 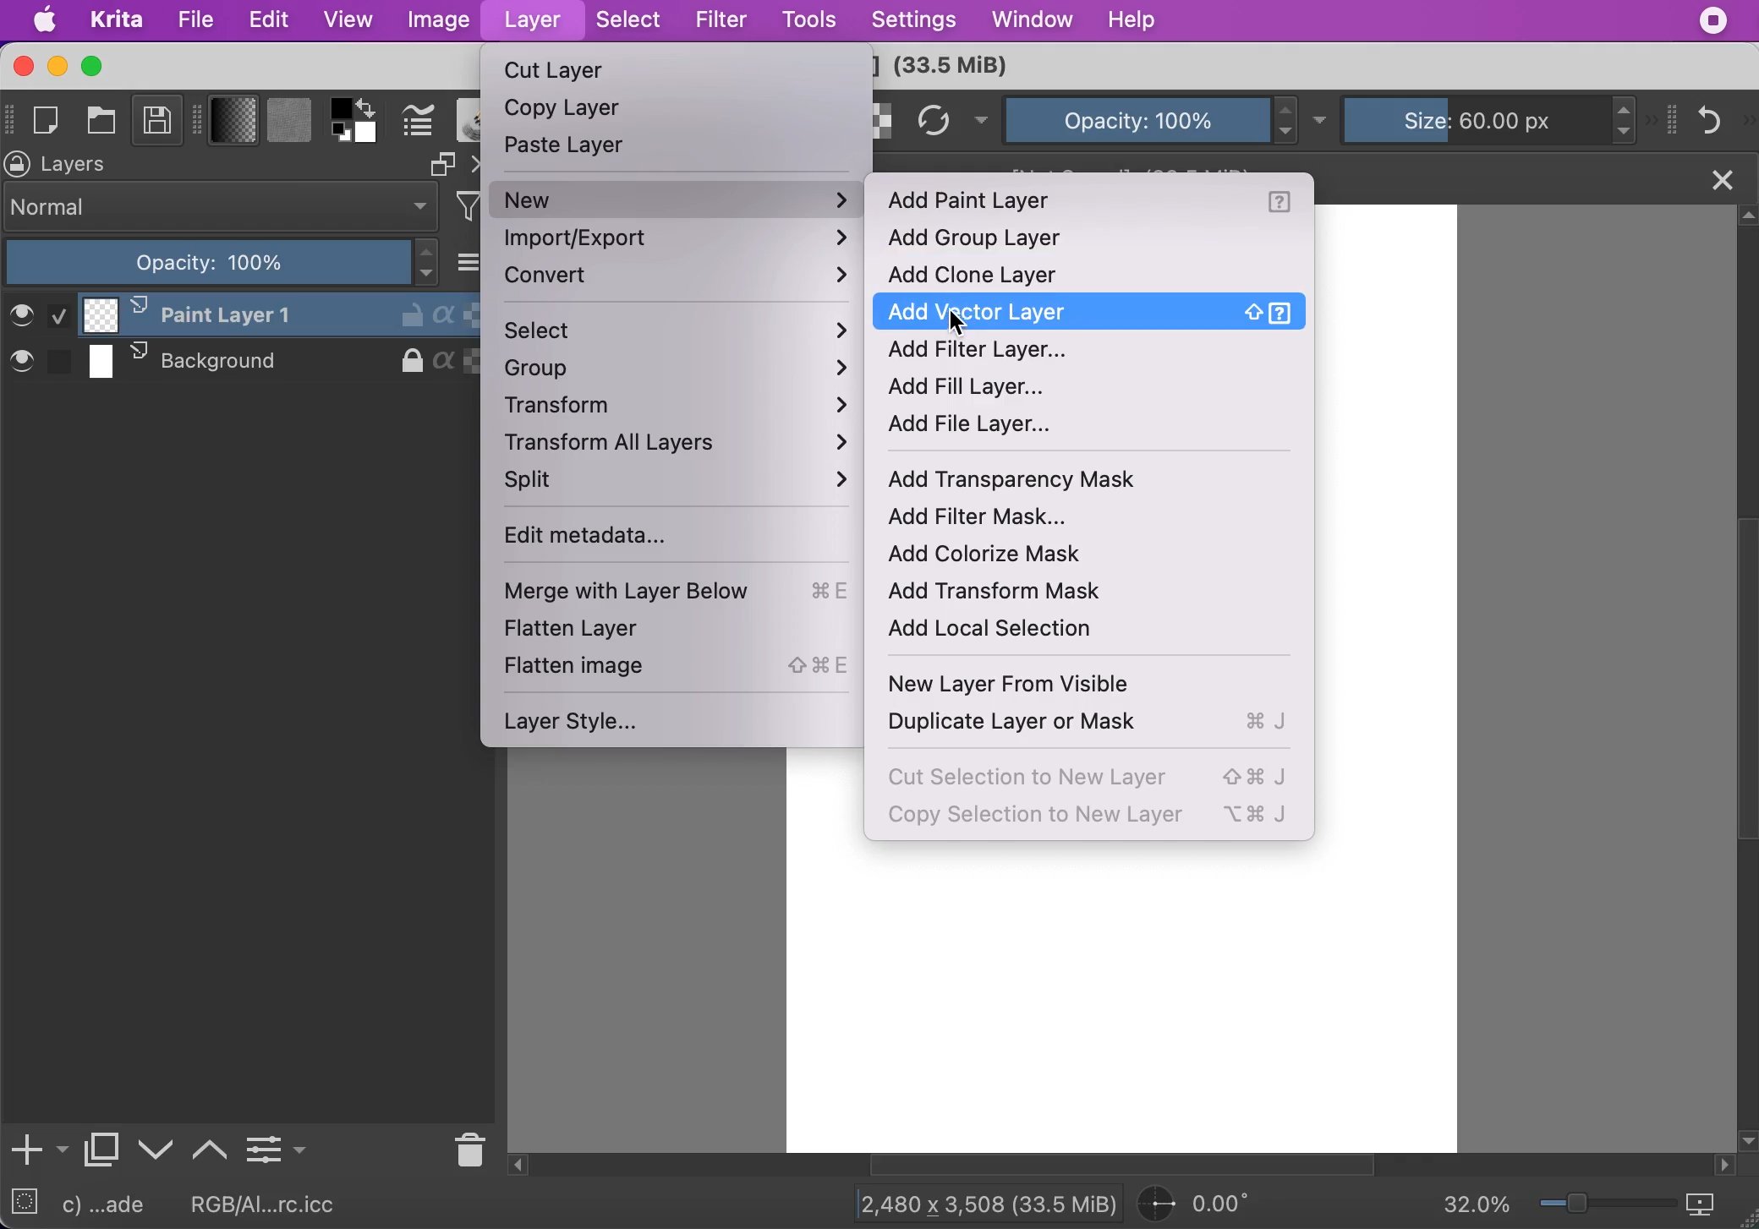 I want to click on set foreground and background color, so click(x=342, y=134).